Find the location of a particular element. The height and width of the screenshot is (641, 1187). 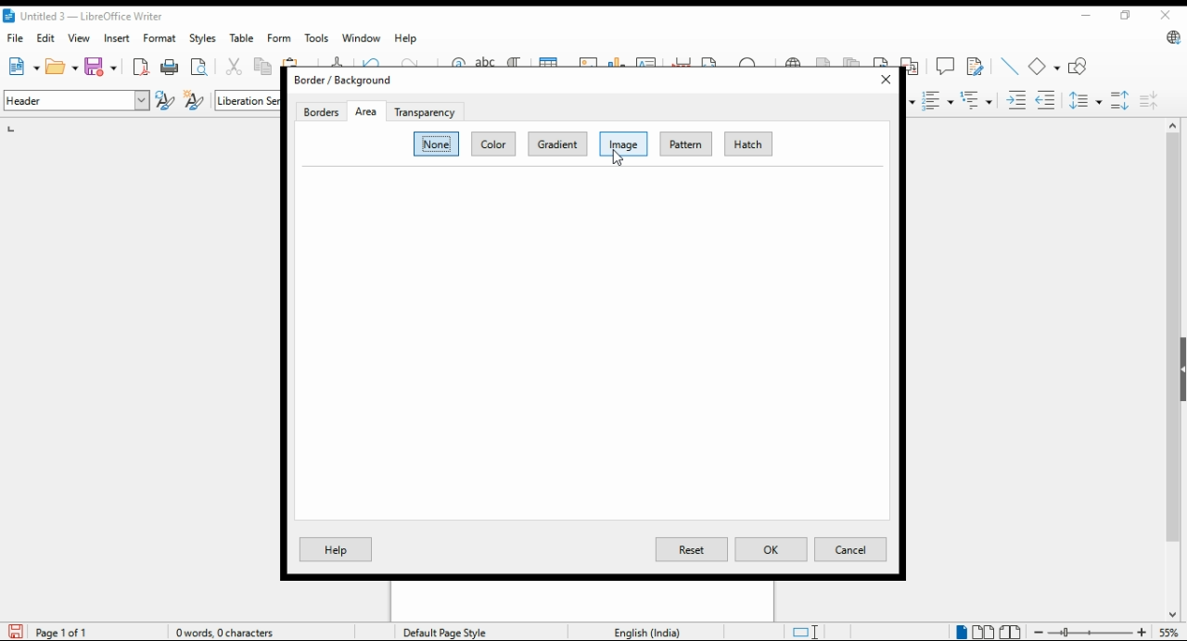

window is located at coordinates (362, 38).